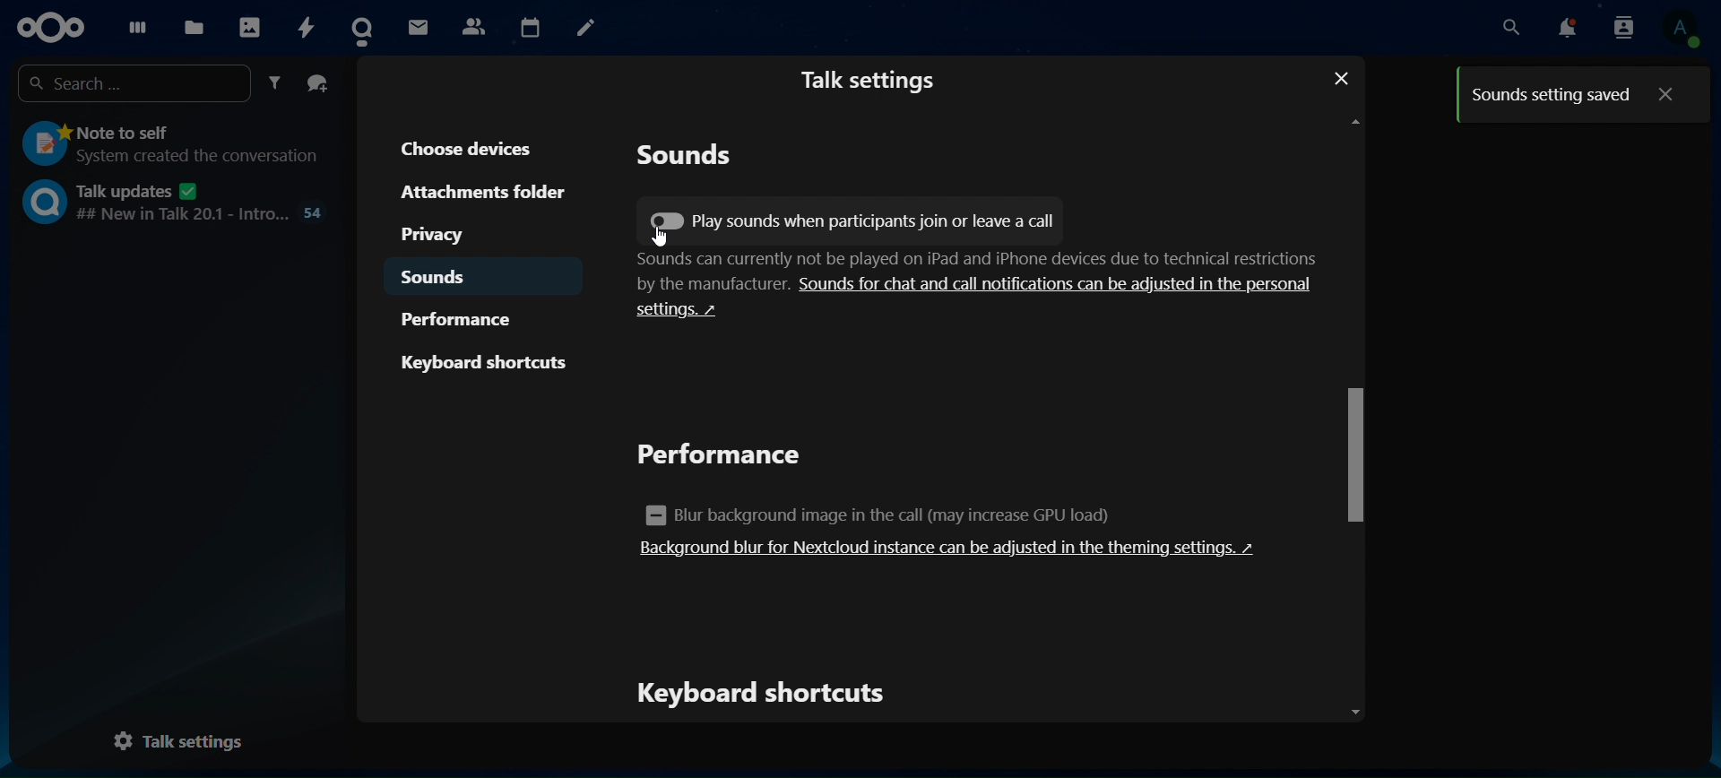 This screenshot has width=1721, height=778. I want to click on note a self  System outdated the conversation, so click(173, 142).